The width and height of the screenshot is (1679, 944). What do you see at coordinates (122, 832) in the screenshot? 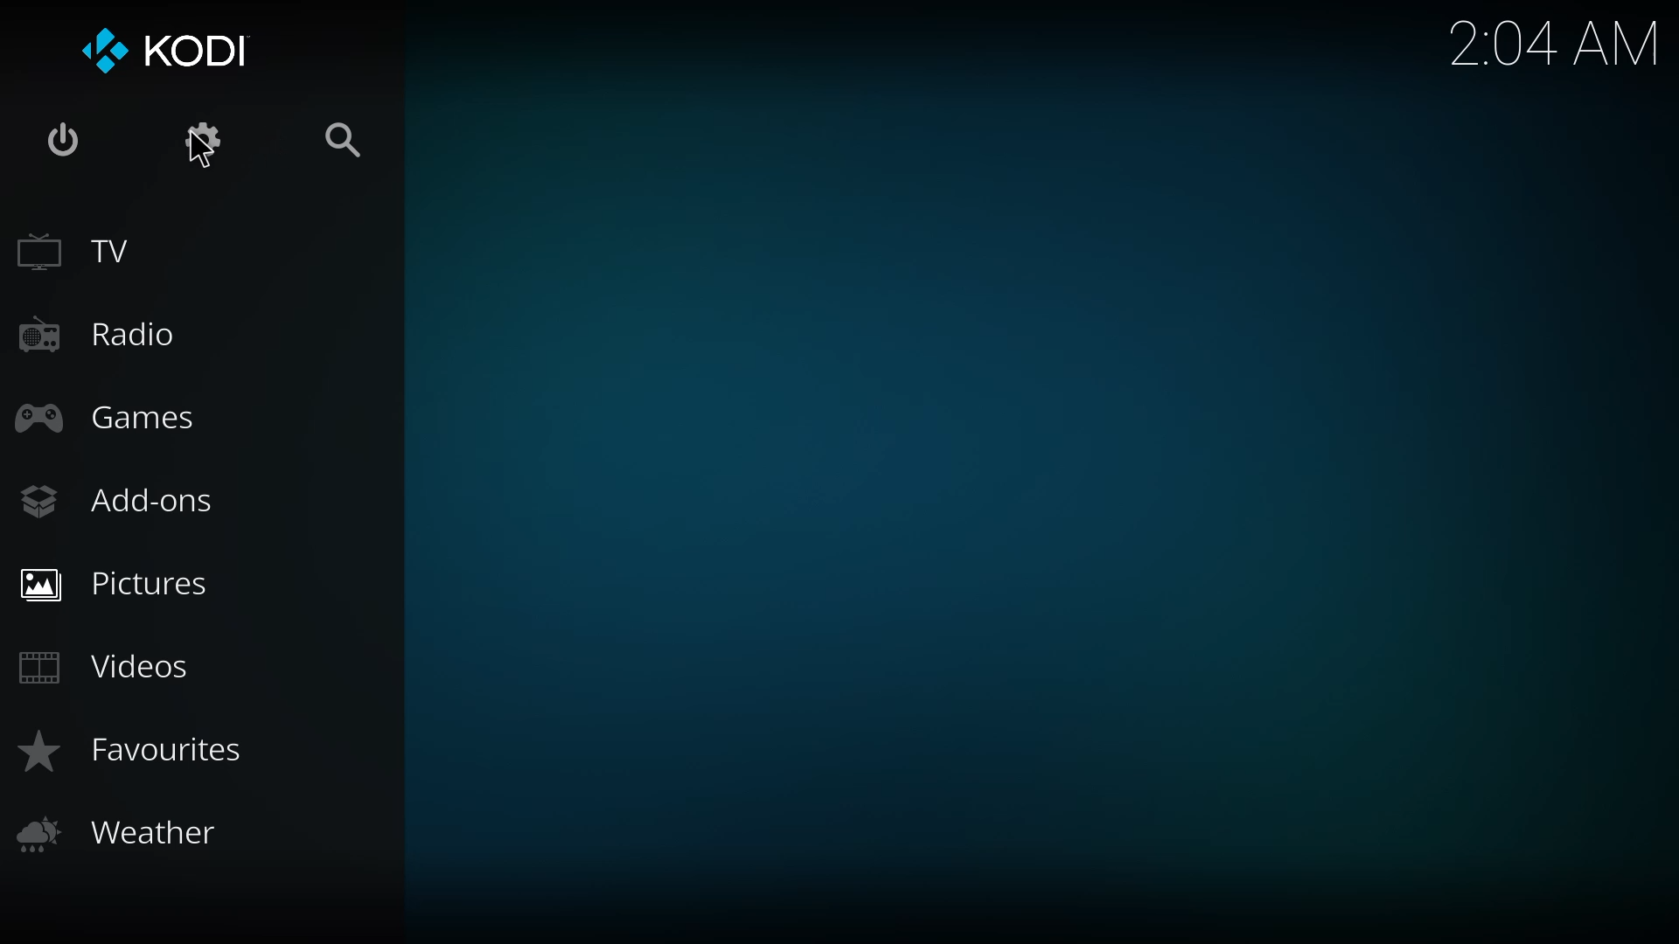
I see `weather` at bounding box center [122, 832].